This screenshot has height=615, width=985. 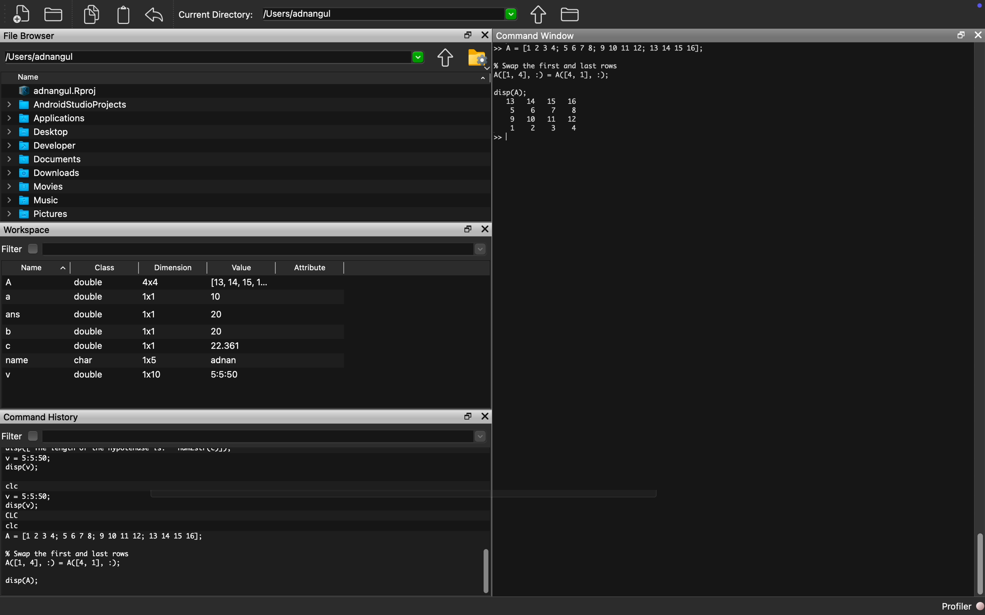 What do you see at coordinates (23, 435) in the screenshot?
I see `Filter` at bounding box center [23, 435].